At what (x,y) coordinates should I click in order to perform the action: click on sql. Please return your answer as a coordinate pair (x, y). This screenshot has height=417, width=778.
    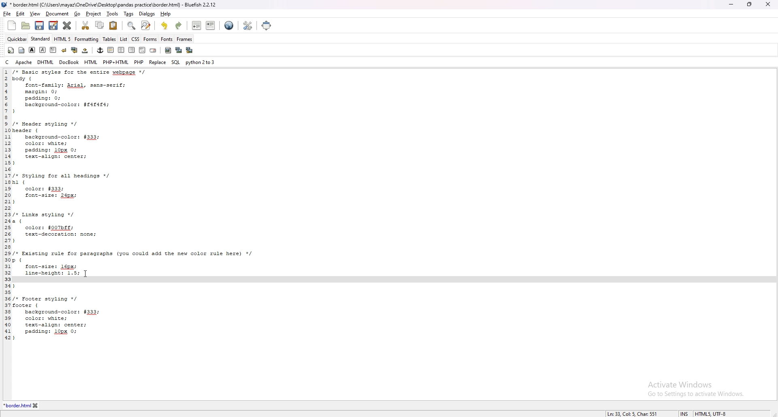
    Looking at the image, I should click on (176, 62).